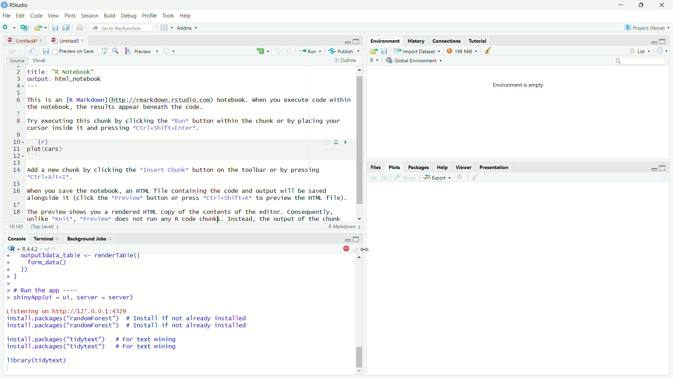  Describe the element at coordinates (357, 42) in the screenshot. I see `maximize` at that location.